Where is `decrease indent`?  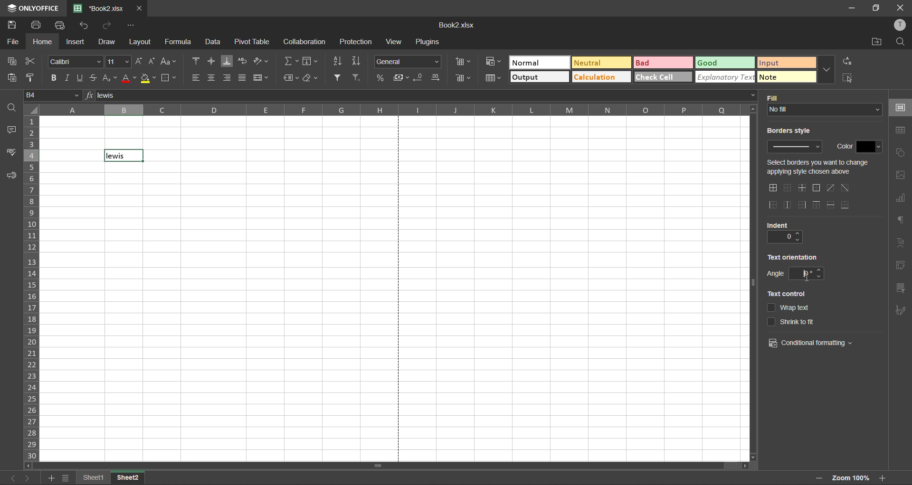 decrease indent is located at coordinates (800, 241).